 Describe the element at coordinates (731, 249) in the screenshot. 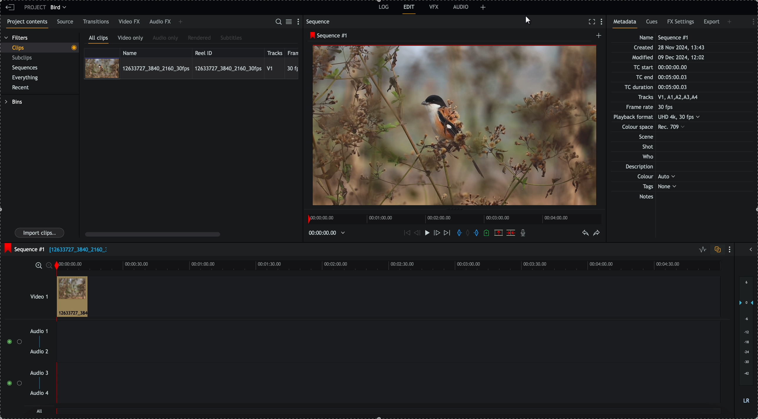

I see `show settings menu` at that location.